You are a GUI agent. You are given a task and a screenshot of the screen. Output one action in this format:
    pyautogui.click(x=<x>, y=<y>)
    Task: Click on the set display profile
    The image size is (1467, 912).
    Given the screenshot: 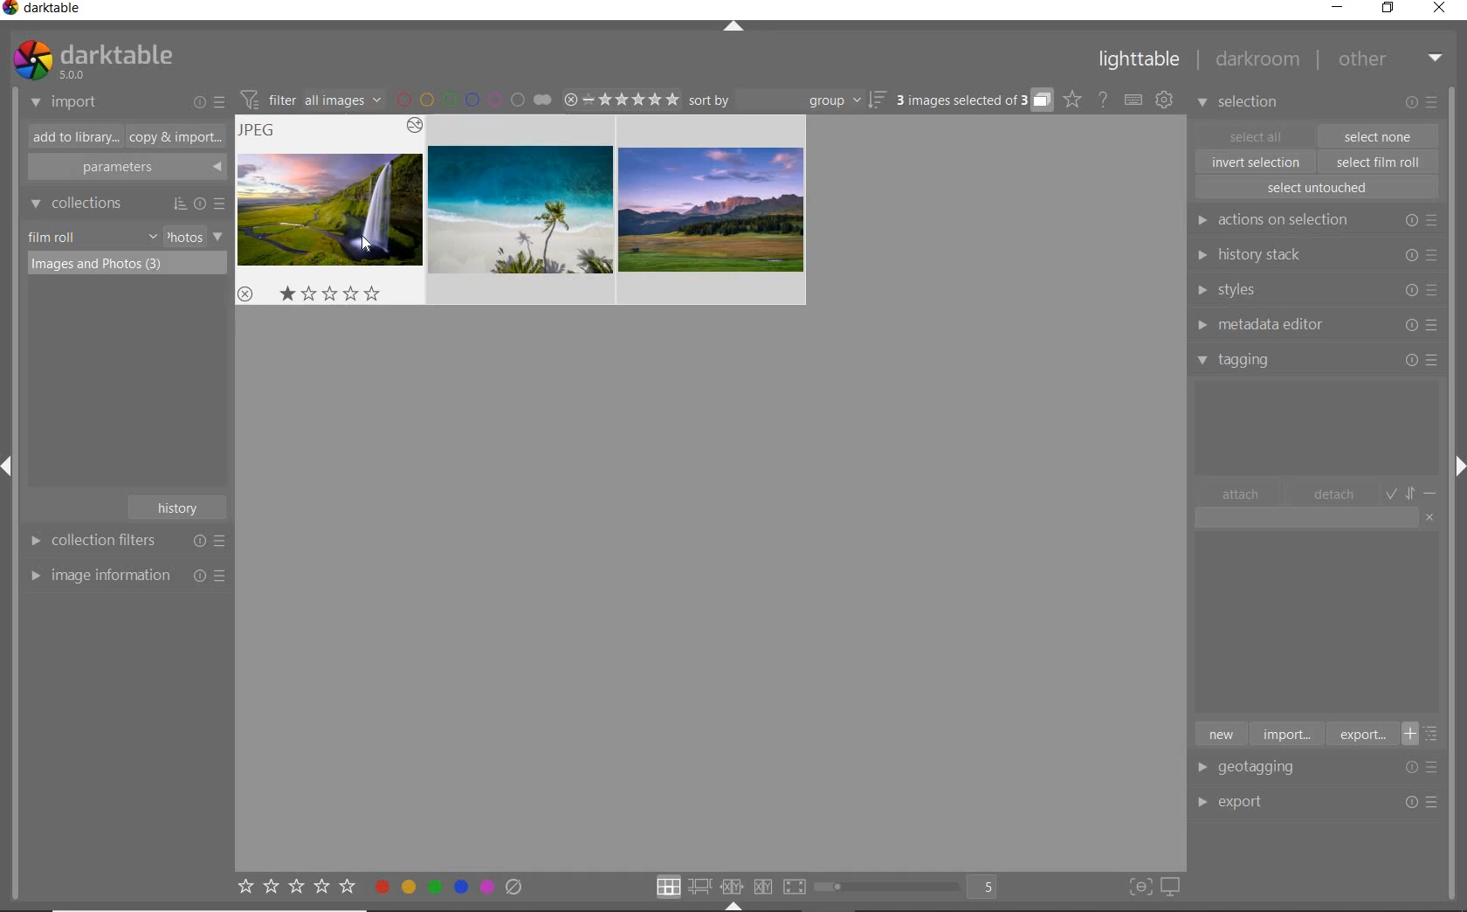 What is the action you would take?
    pyautogui.click(x=1170, y=888)
    